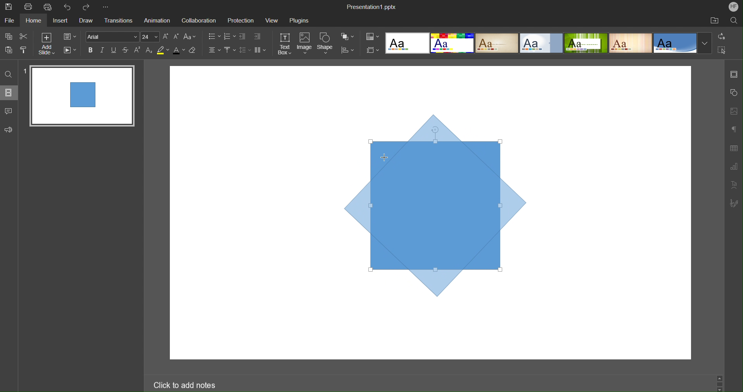  Describe the element at coordinates (126, 50) in the screenshot. I see `Strikethrough` at that location.